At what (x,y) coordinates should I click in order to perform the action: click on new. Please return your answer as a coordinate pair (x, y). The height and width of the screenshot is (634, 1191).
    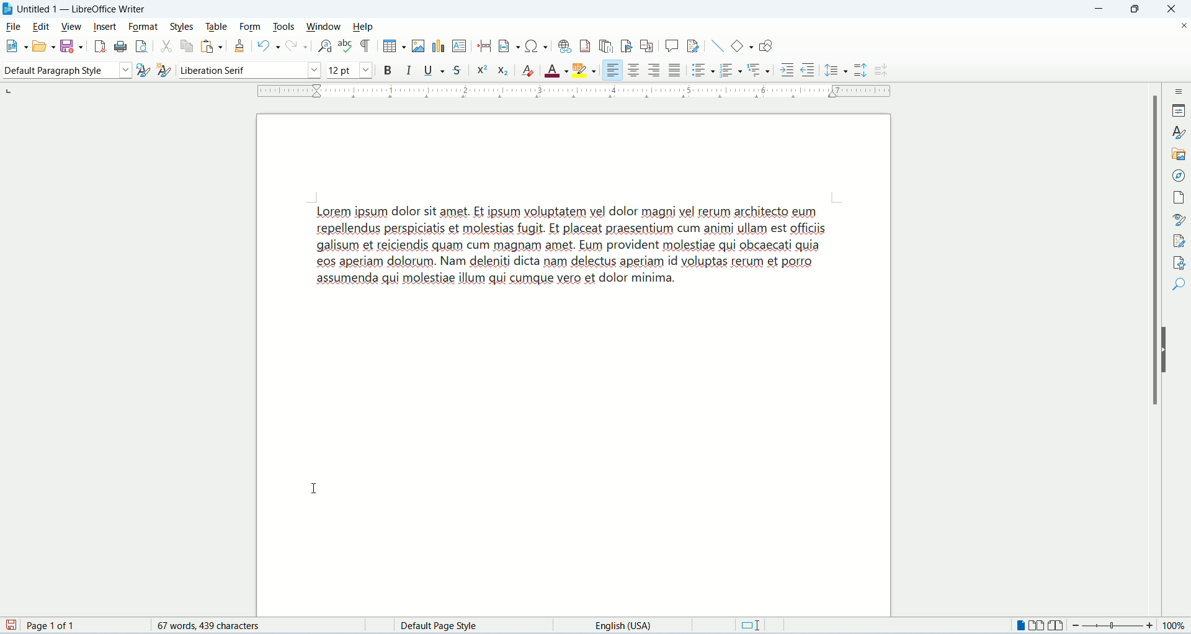
    Looking at the image, I should click on (12, 47).